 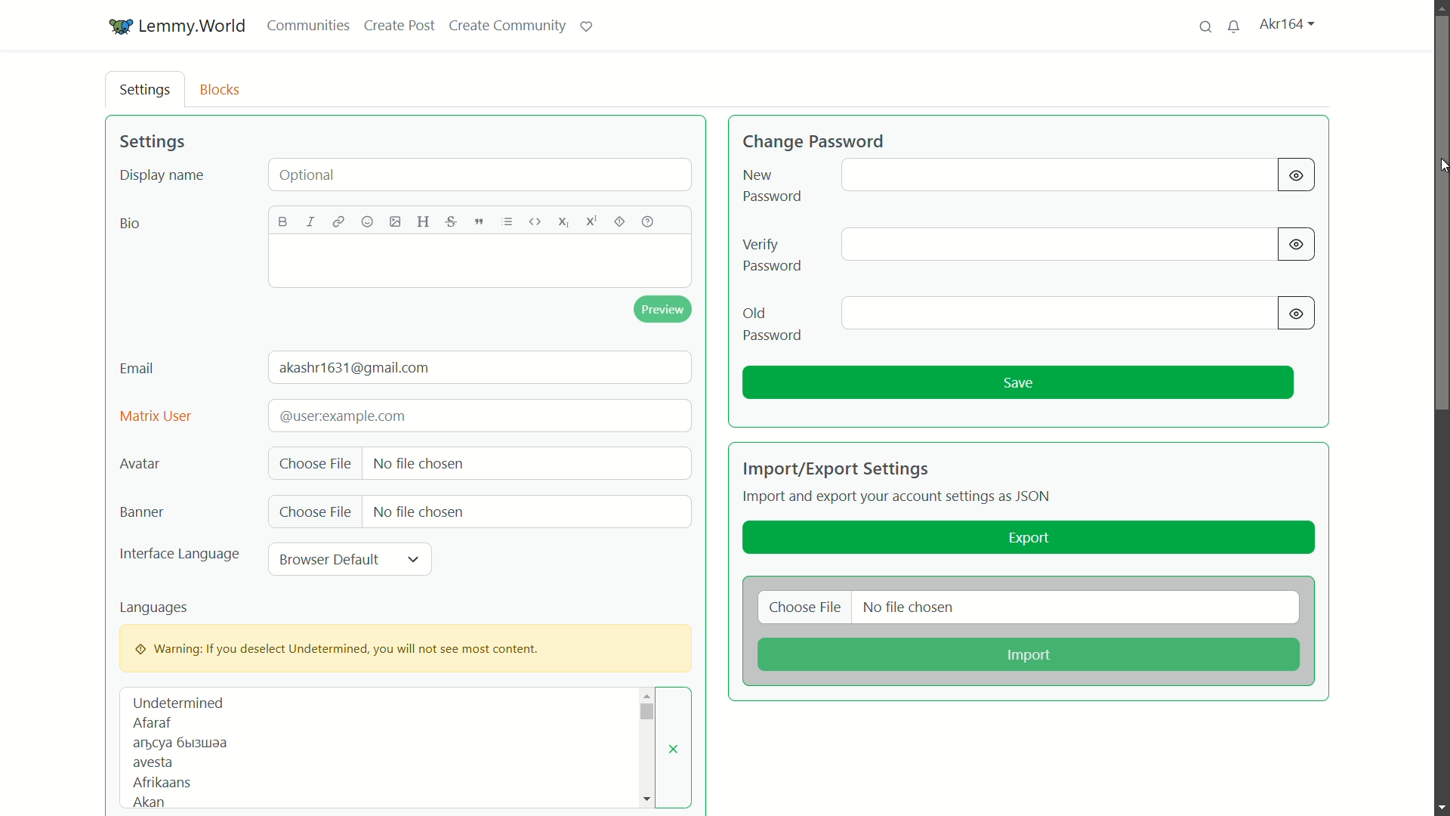 What do you see at coordinates (156, 417) in the screenshot?
I see `matrix user` at bounding box center [156, 417].